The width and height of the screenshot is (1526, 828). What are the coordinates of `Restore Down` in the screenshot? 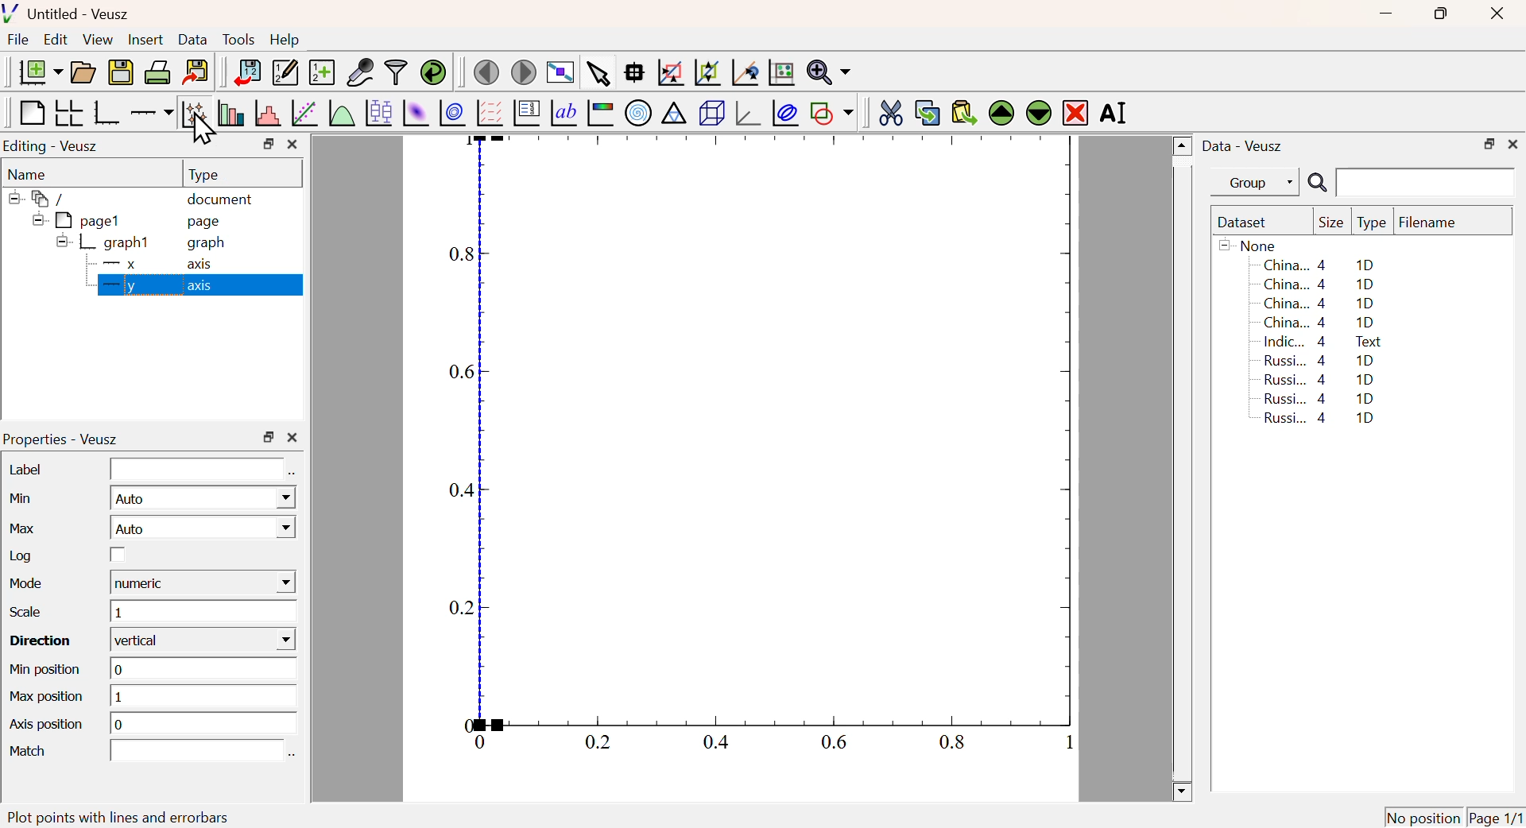 It's located at (269, 437).